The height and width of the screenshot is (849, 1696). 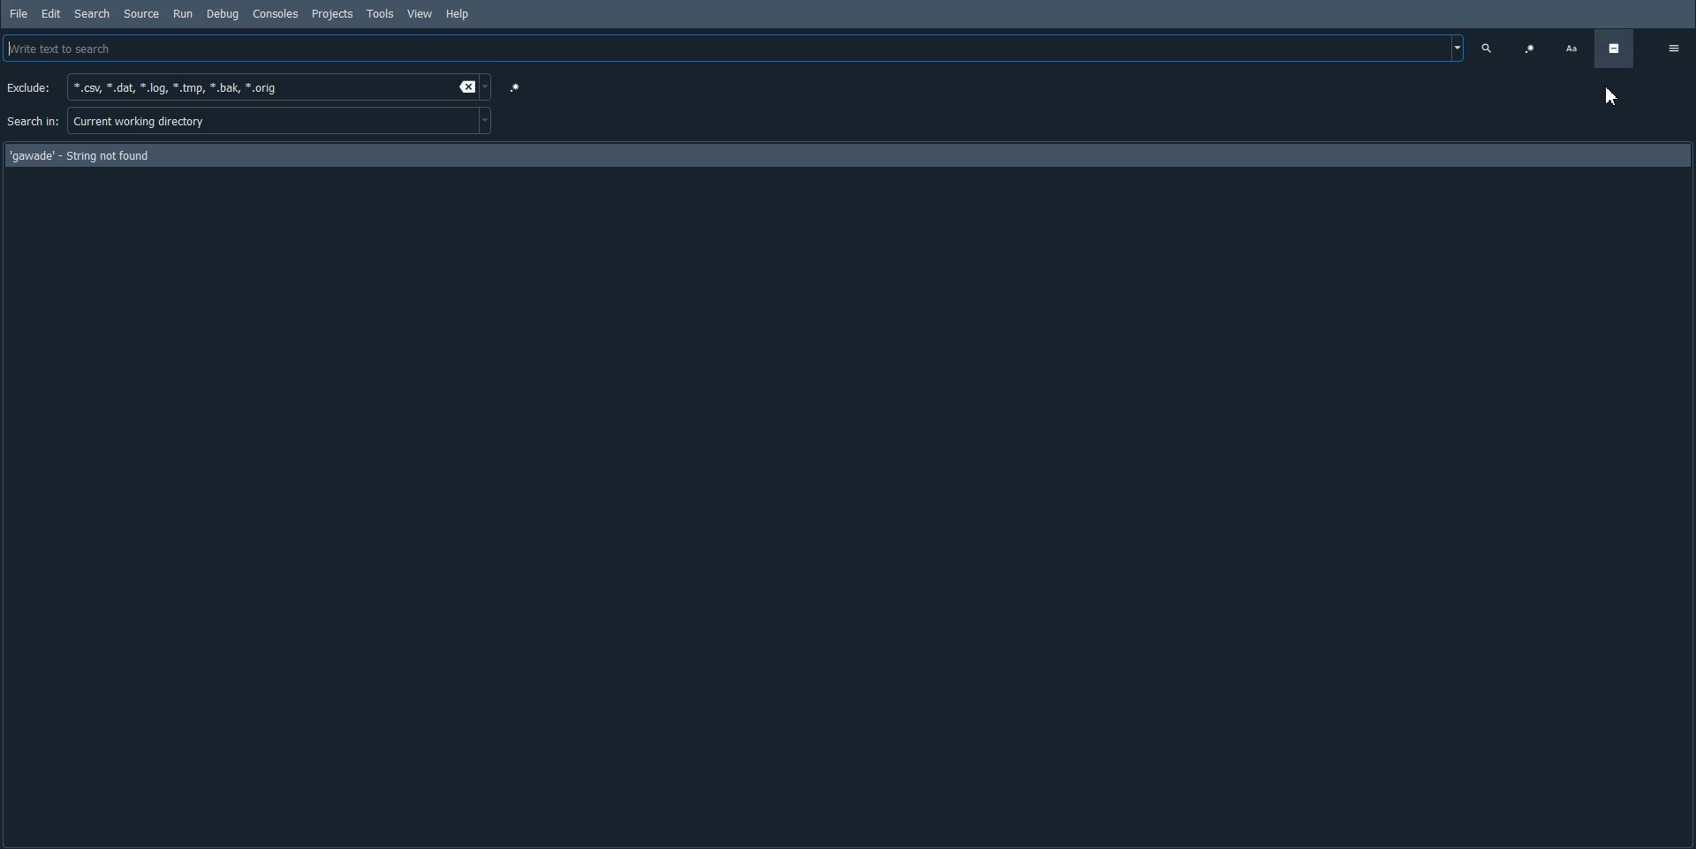 What do you see at coordinates (275, 13) in the screenshot?
I see `Consoles` at bounding box center [275, 13].